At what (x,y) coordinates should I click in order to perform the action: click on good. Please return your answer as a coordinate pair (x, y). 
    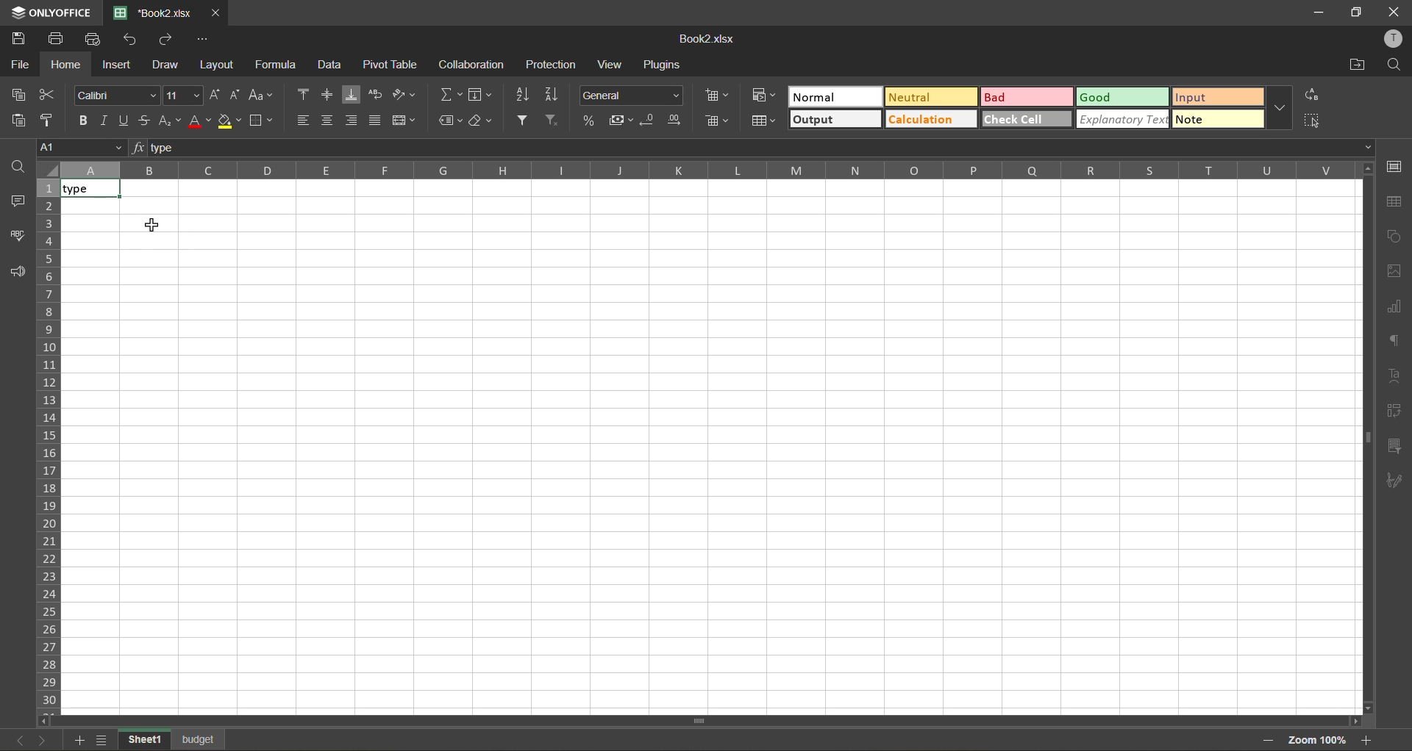
    Looking at the image, I should click on (1122, 96).